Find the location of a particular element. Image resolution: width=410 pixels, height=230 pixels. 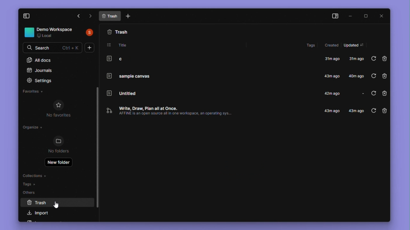

restore is located at coordinates (374, 76).